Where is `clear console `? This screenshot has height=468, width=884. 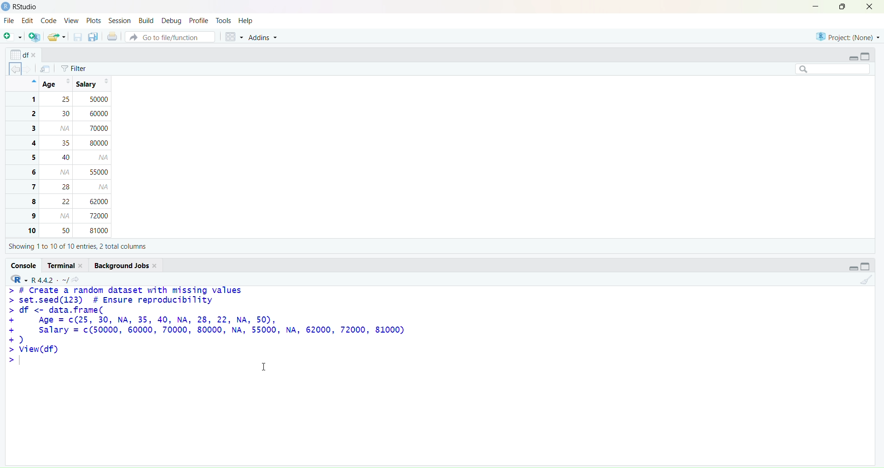 clear console  is located at coordinates (866, 281).